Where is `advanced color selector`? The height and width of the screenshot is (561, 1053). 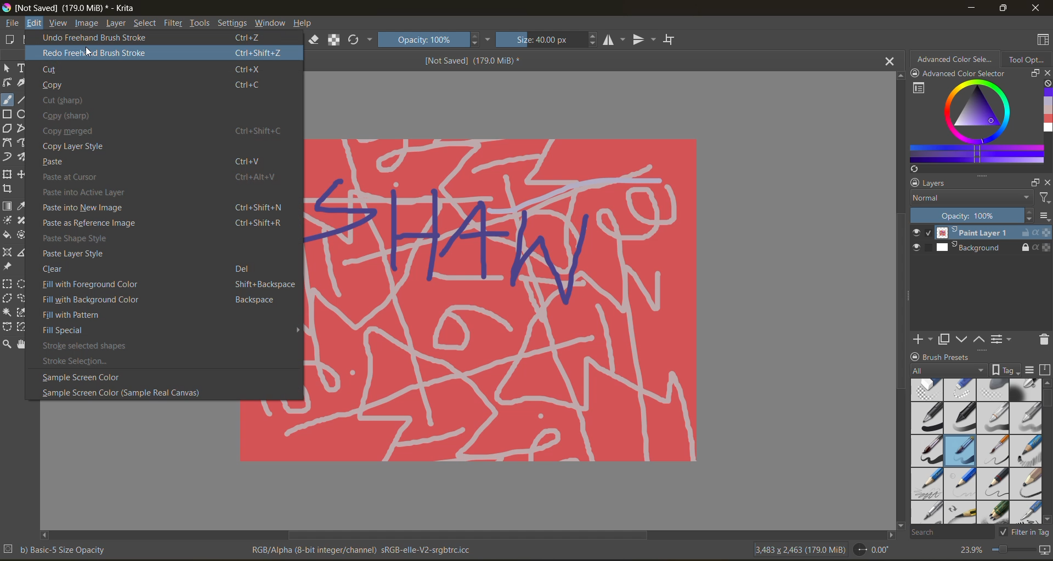
advanced color selector is located at coordinates (973, 127).